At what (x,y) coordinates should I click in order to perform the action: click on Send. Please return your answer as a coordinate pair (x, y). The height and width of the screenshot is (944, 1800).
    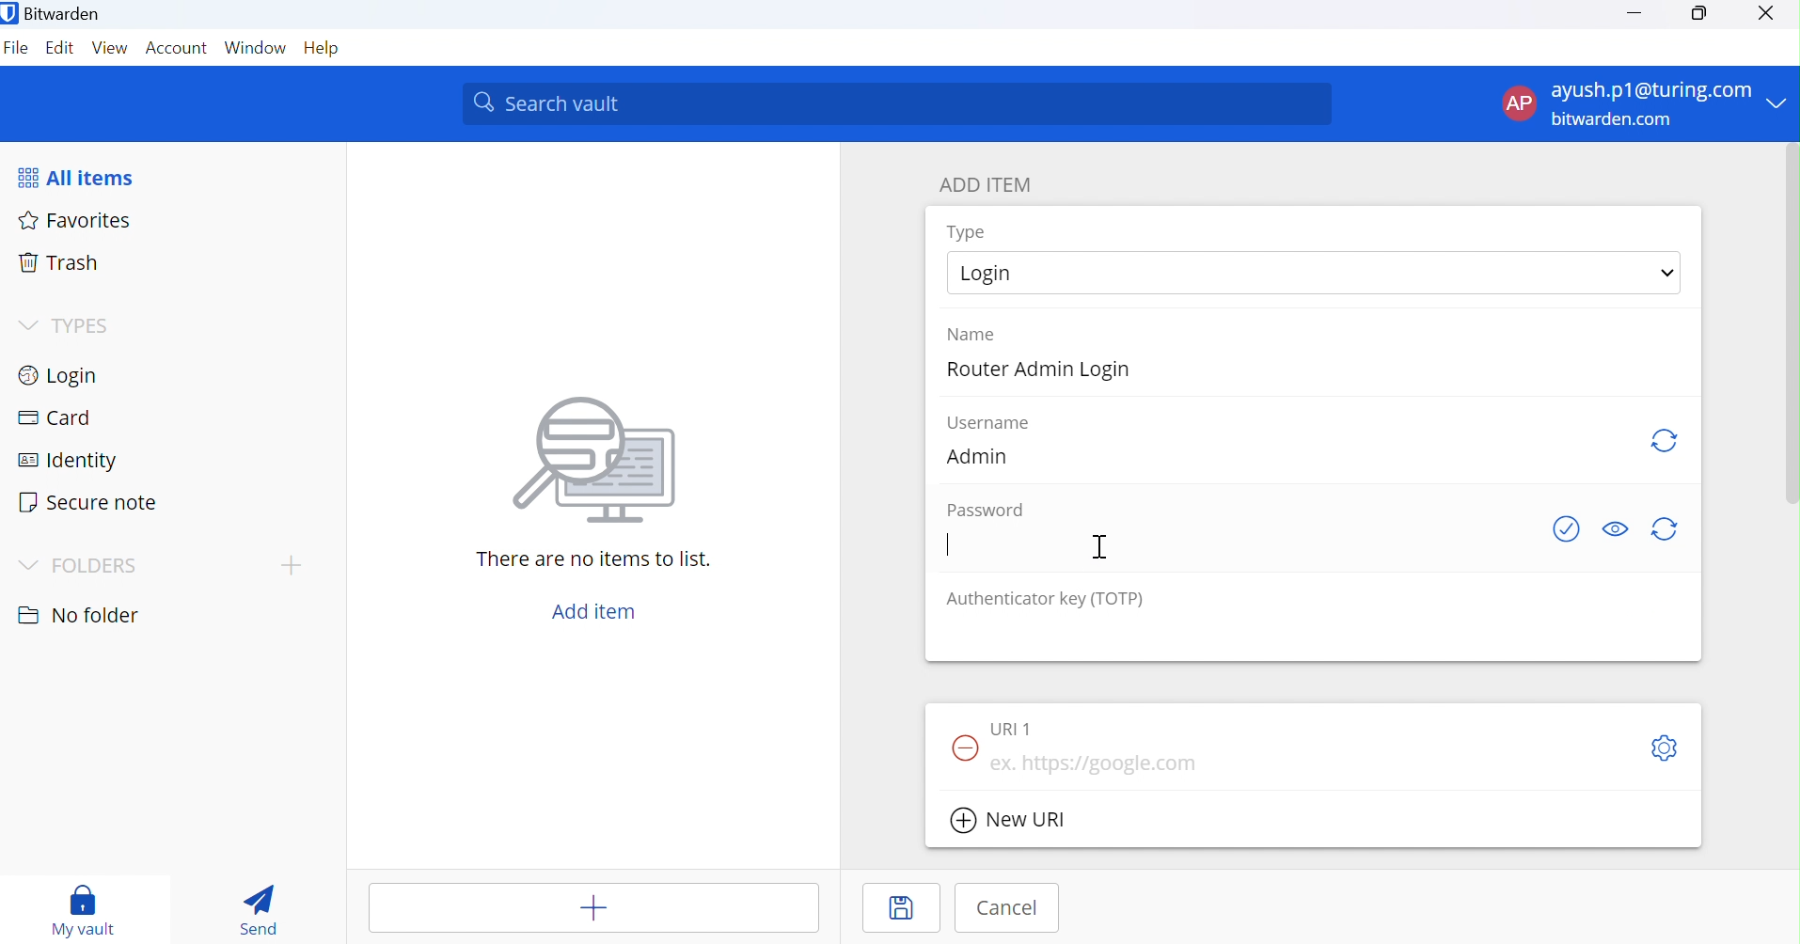
    Looking at the image, I should click on (261, 910).